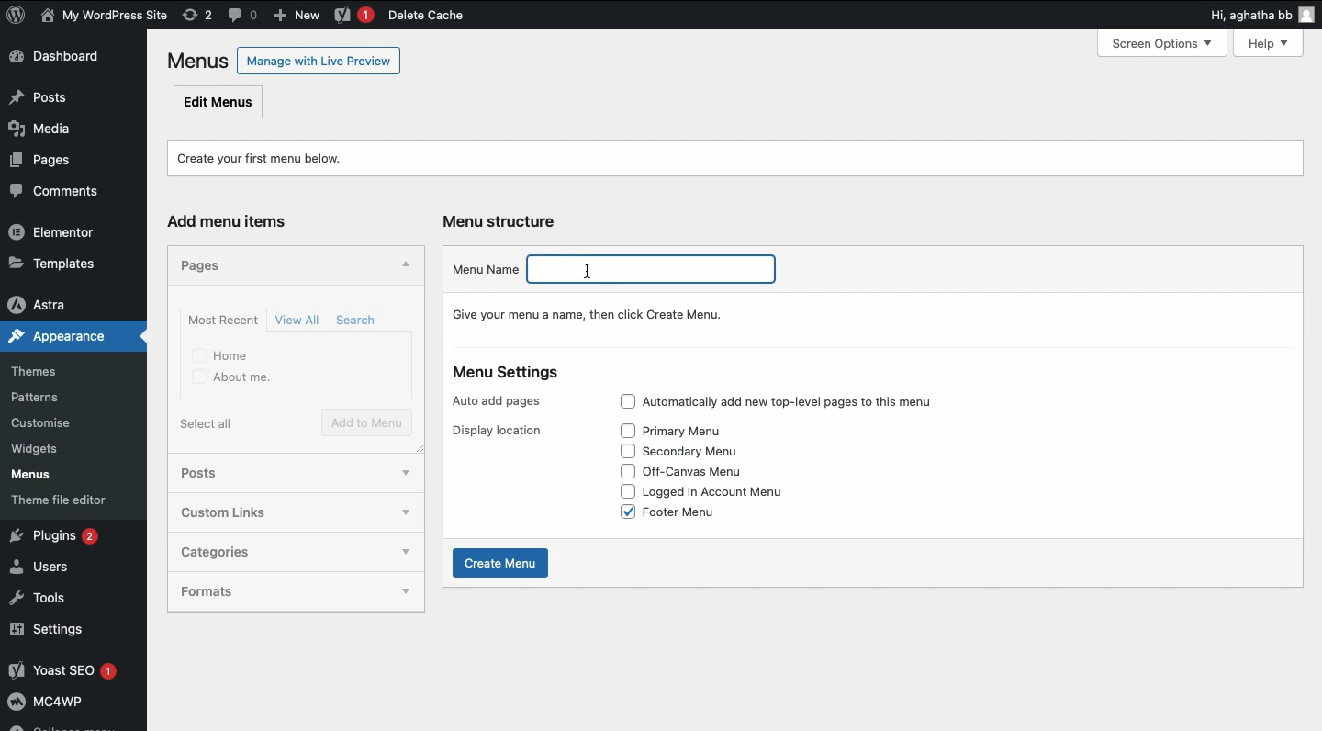 This screenshot has width=1322, height=731. I want to click on Home, so click(220, 354).